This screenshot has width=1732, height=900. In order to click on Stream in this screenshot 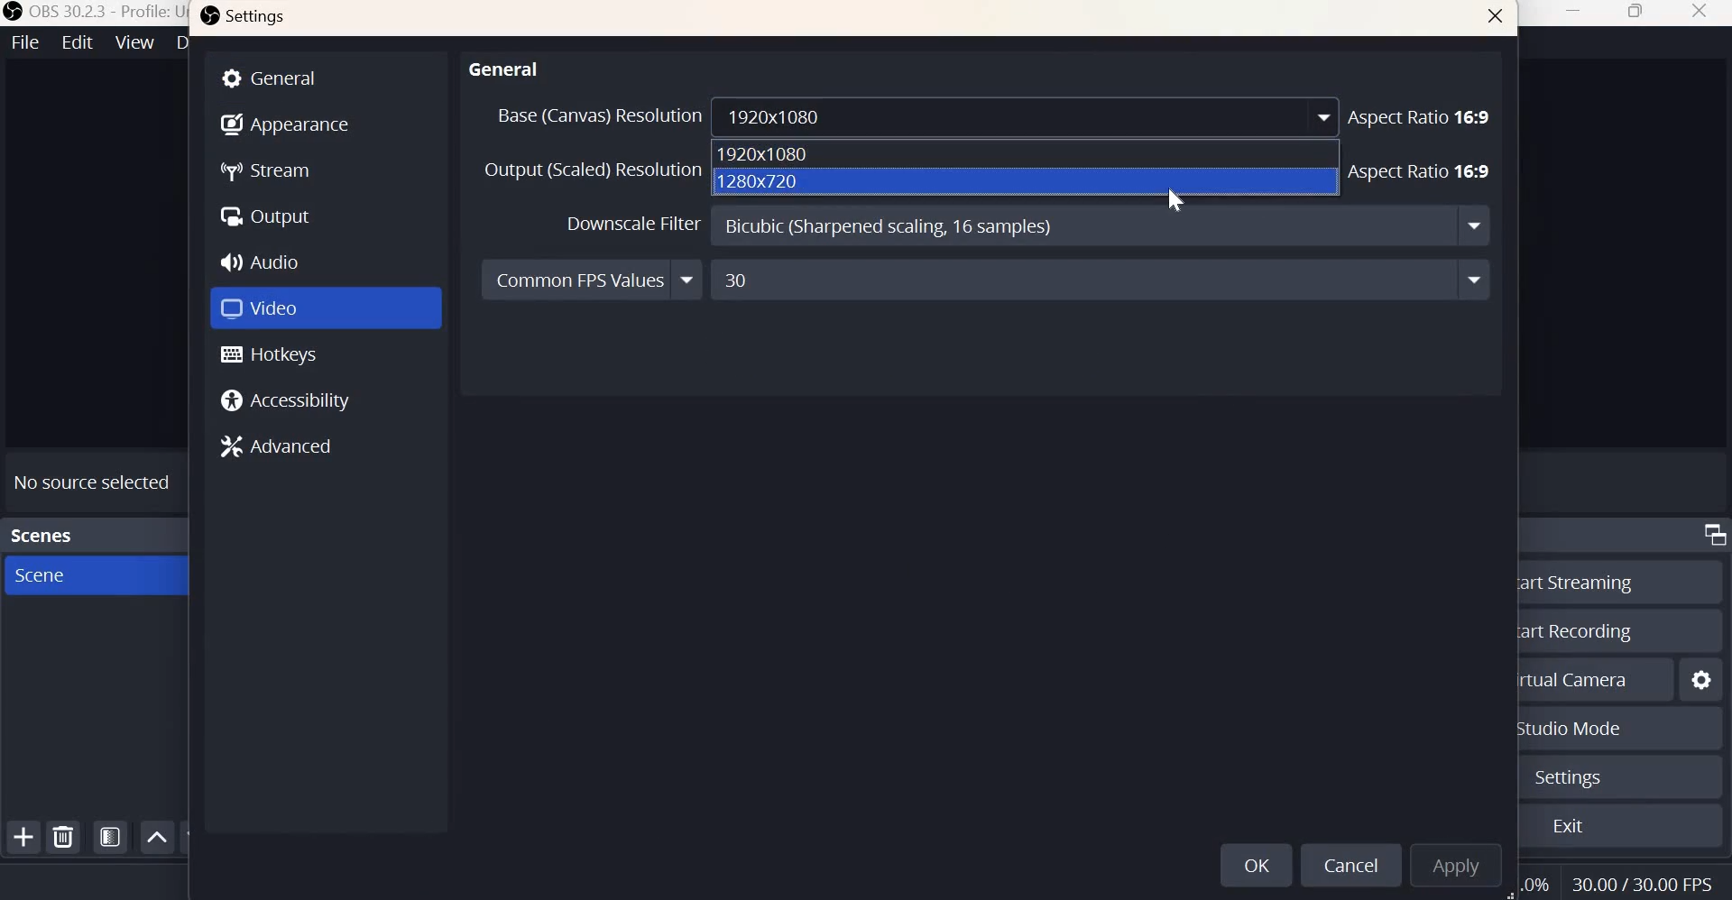, I will do `click(269, 172)`.